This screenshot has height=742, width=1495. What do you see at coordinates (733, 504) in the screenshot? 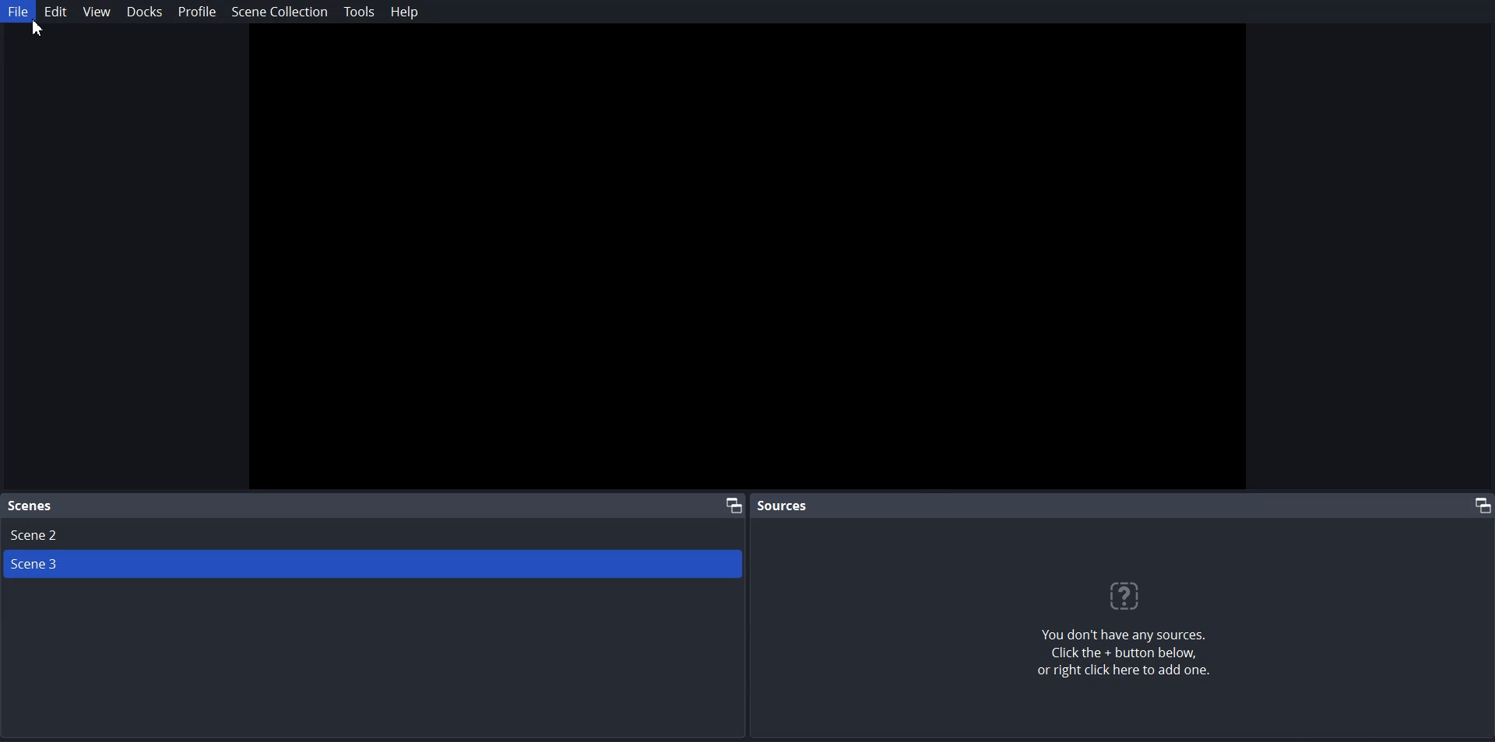
I see `Maximize` at bounding box center [733, 504].